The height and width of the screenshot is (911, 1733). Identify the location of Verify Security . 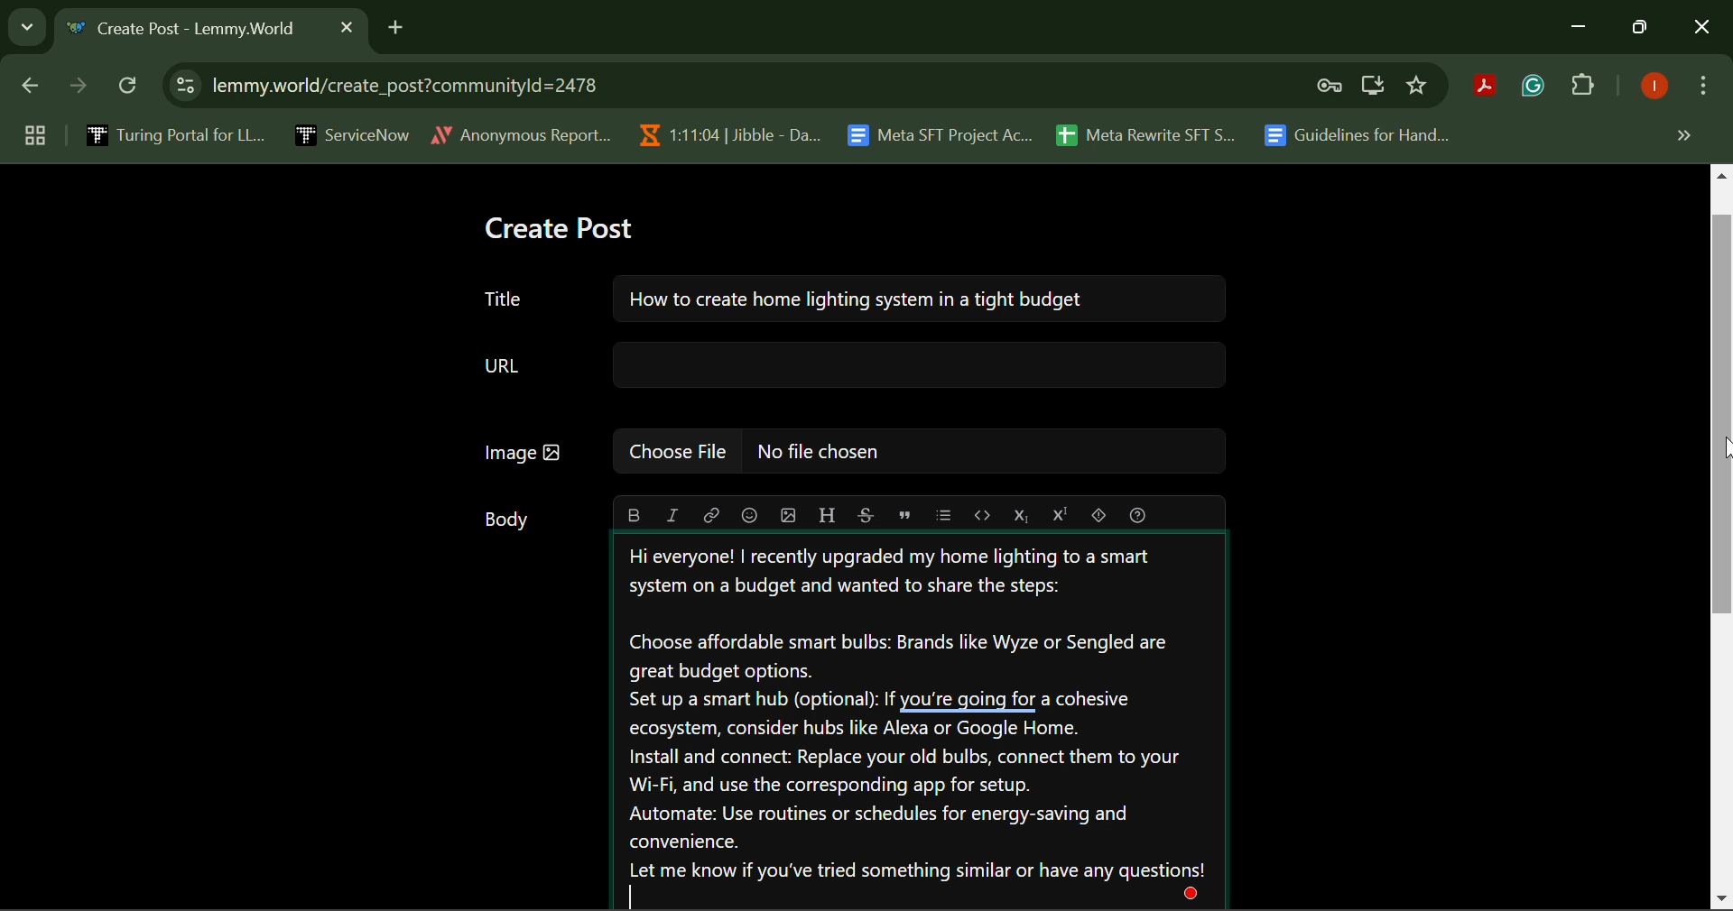
(1332, 86).